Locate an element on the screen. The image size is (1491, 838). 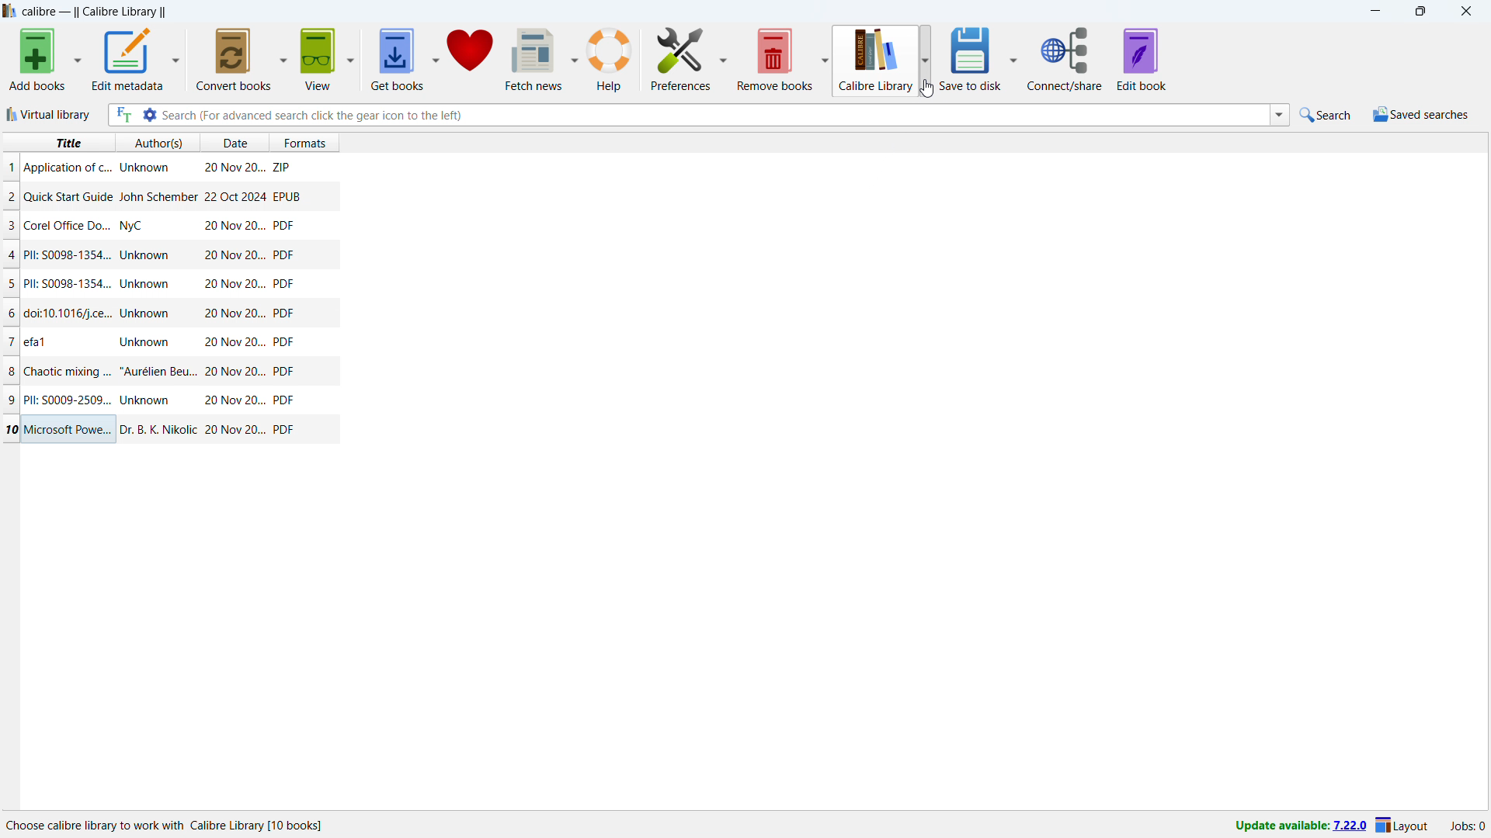
remove books options is located at coordinates (825, 59).